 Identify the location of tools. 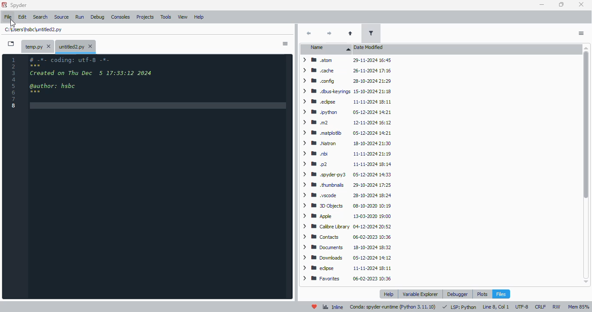
(166, 17).